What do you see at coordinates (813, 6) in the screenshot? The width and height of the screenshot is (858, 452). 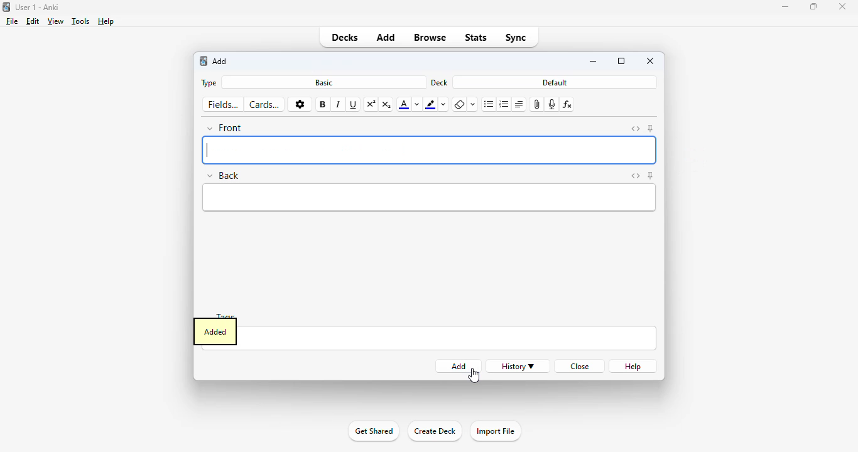 I see `maximize` at bounding box center [813, 6].